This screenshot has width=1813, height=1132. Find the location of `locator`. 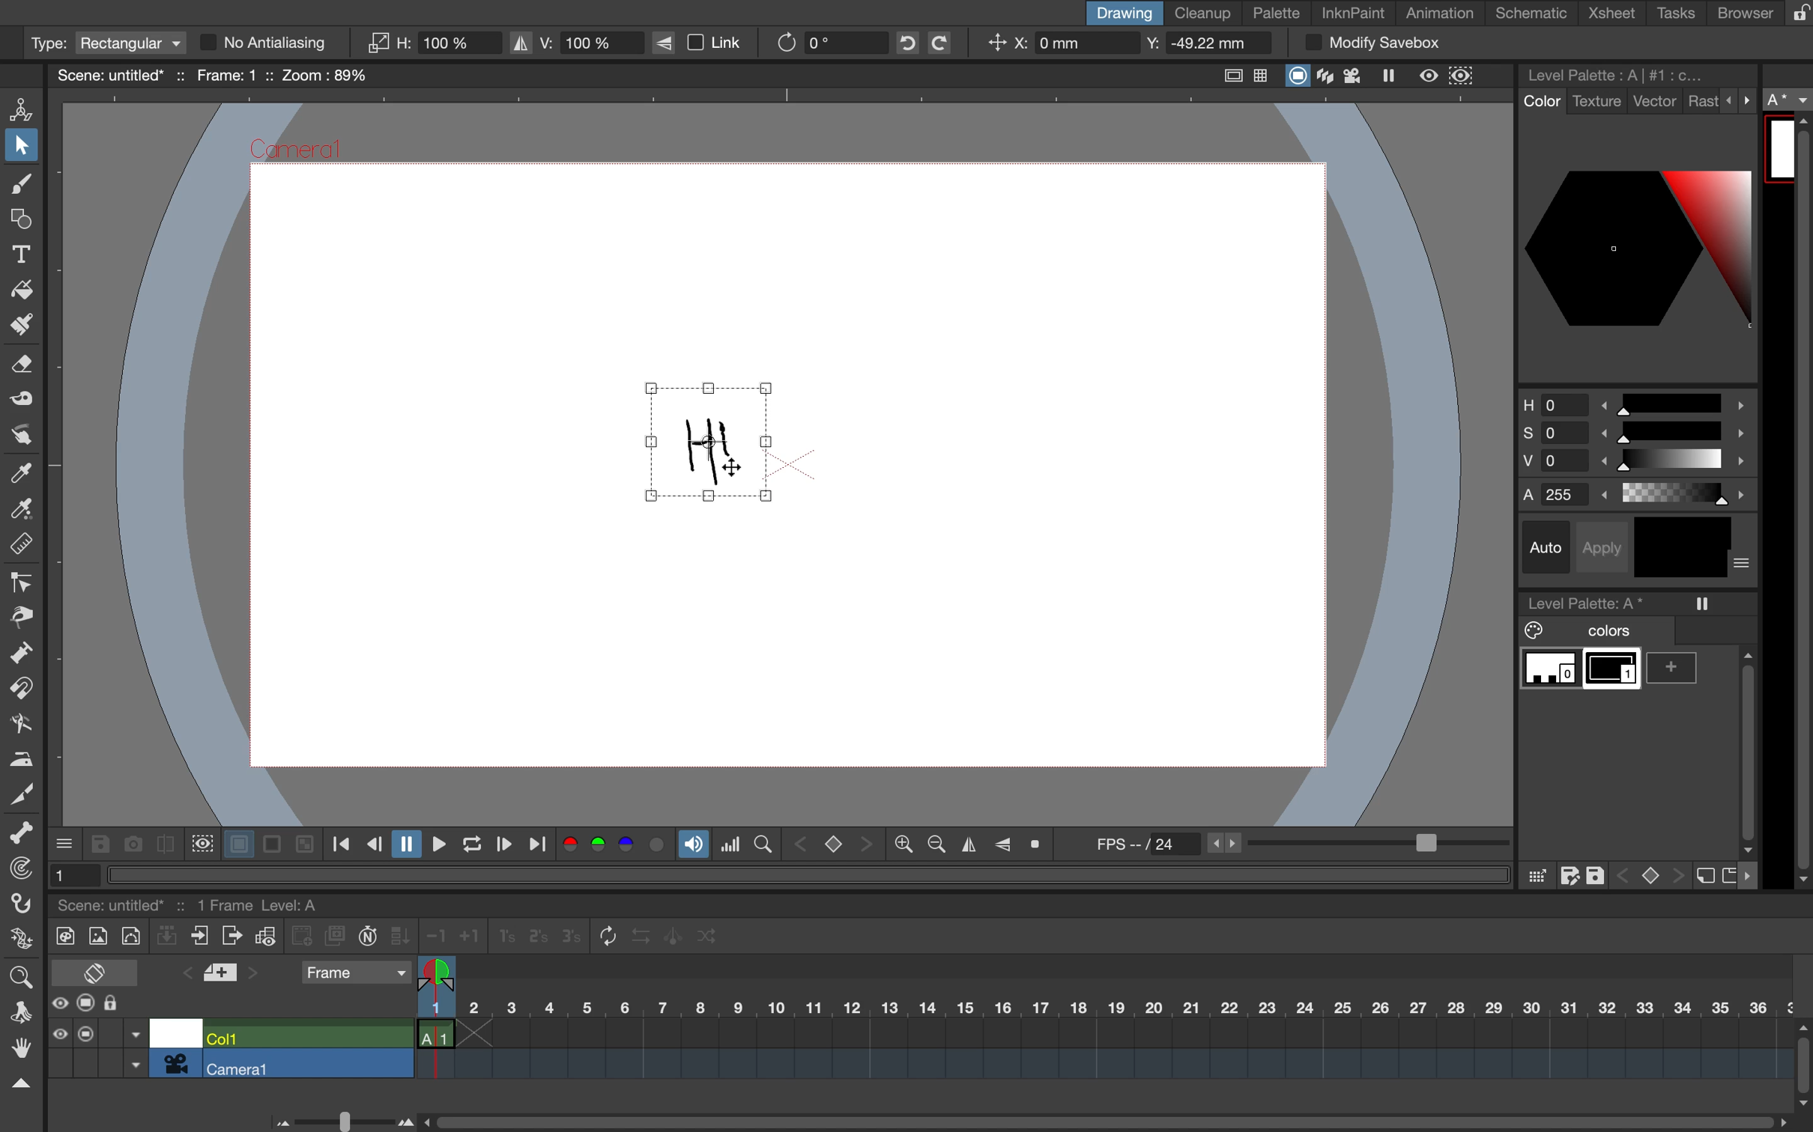

locator is located at coordinates (763, 842).